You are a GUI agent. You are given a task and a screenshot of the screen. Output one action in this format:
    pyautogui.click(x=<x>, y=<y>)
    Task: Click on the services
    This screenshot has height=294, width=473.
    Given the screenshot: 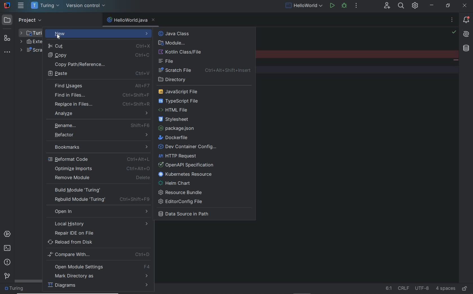 What is the action you would take?
    pyautogui.click(x=7, y=234)
    